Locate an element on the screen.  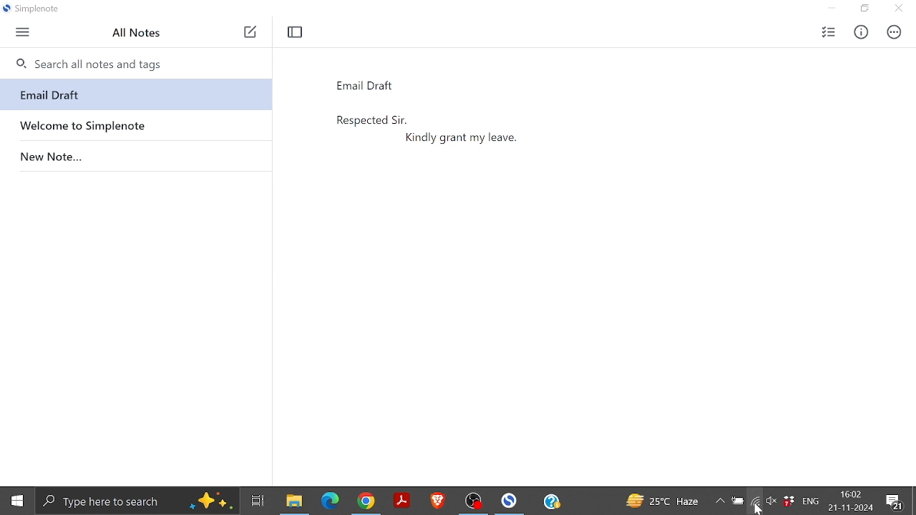
Restore down is located at coordinates (865, 9).